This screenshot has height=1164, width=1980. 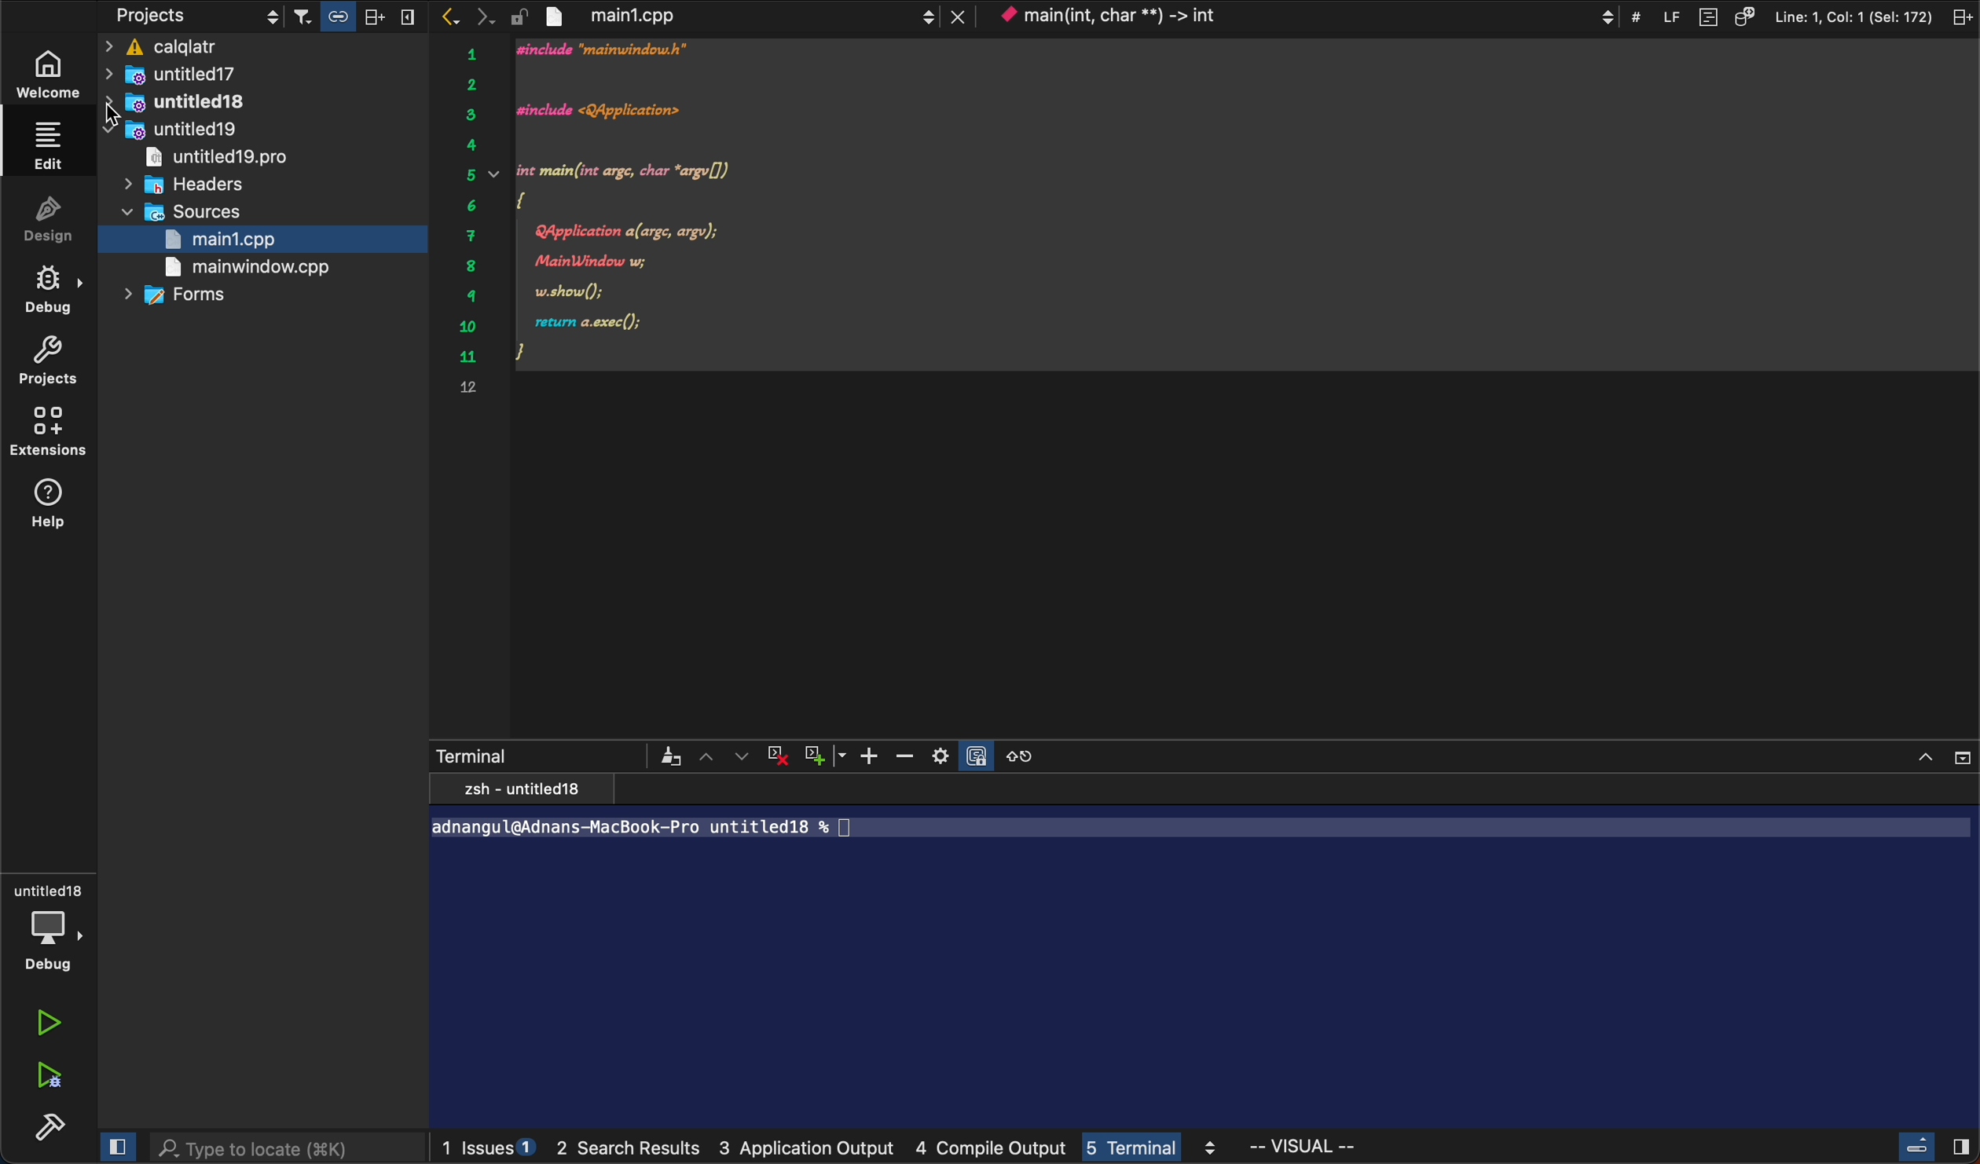 I want to click on forms, so click(x=175, y=294).